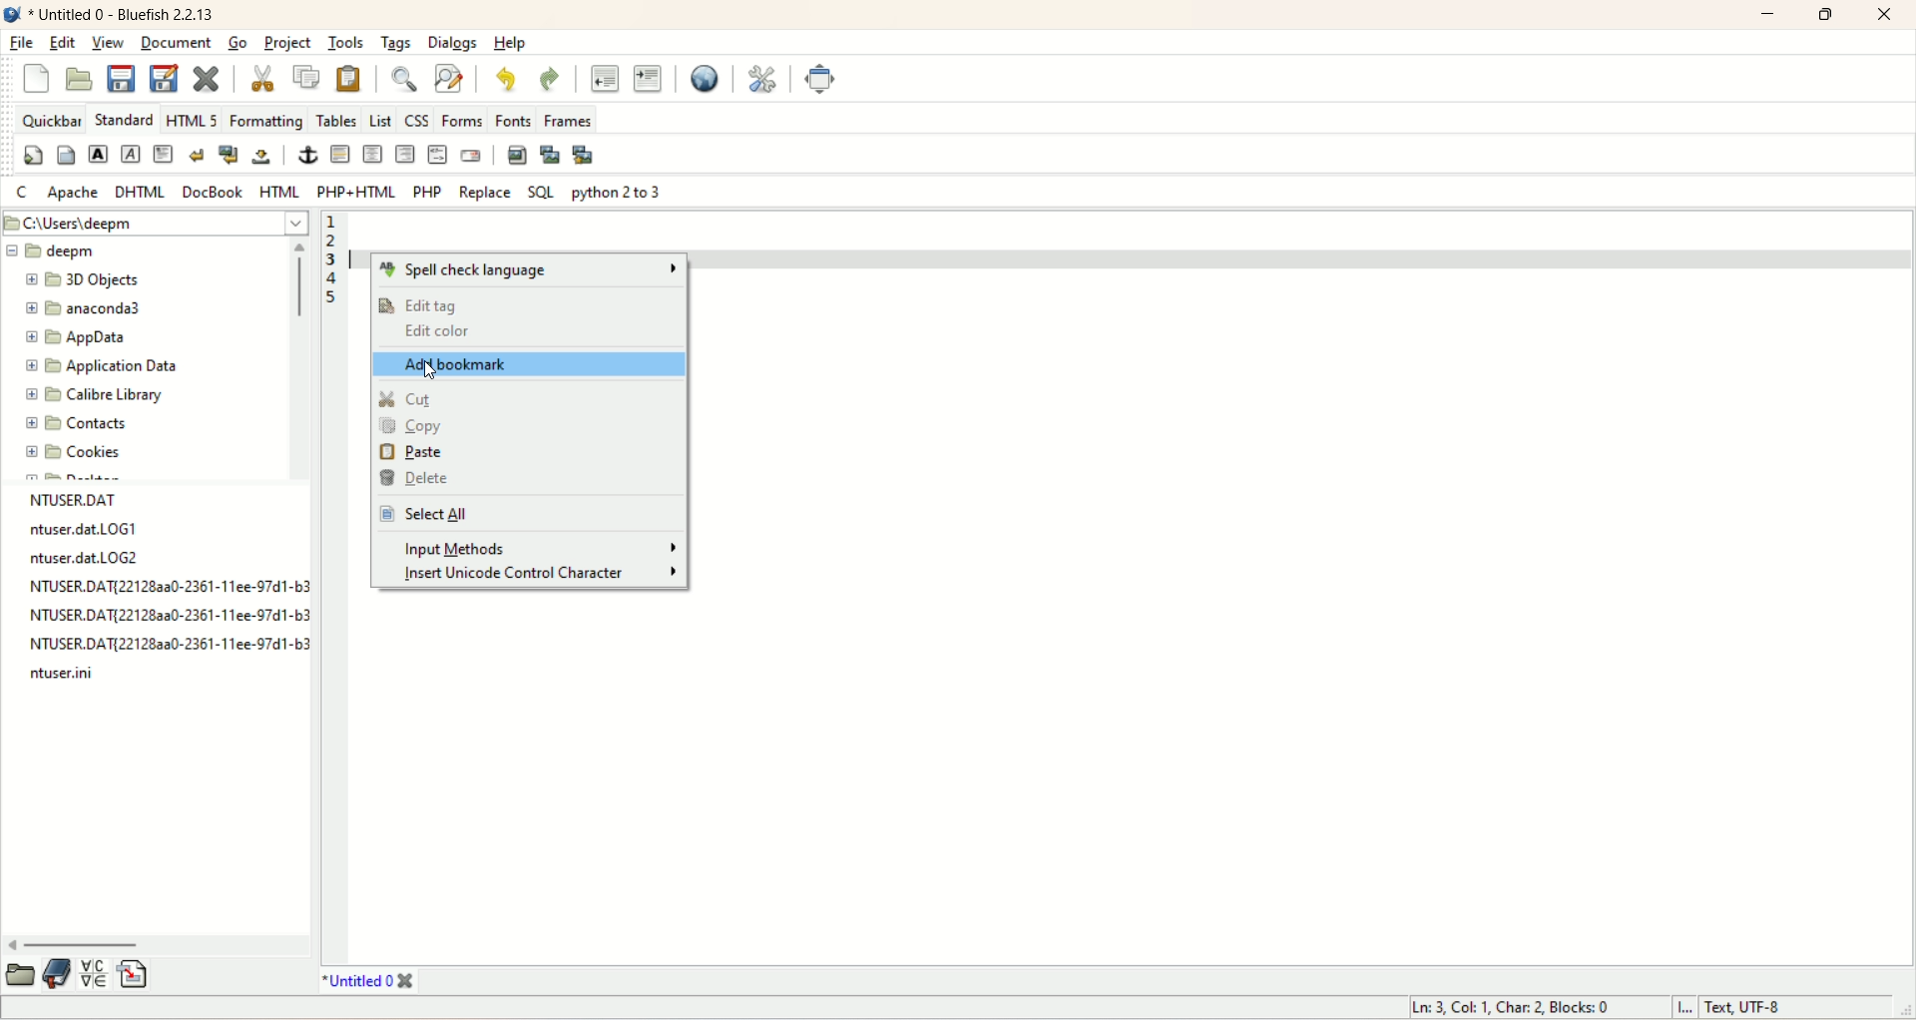 This screenshot has height=1020, width=1916. What do you see at coordinates (436, 157) in the screenshot?
I see `HTML comment` at bounding box center [436, 157].